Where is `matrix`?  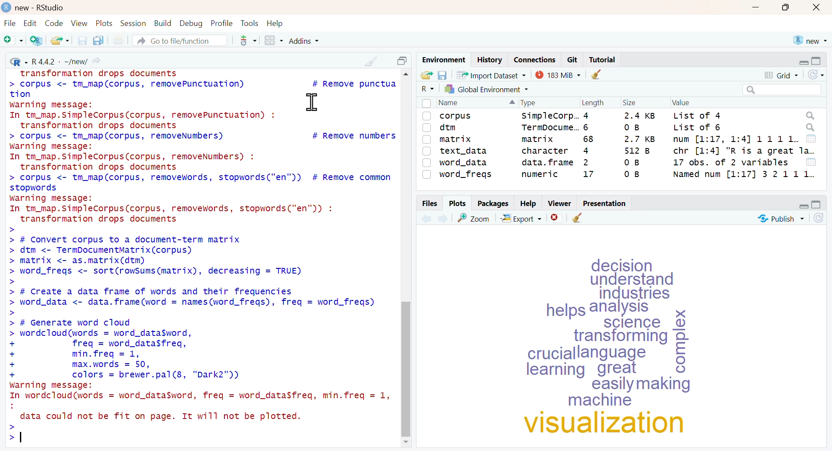 matrix is located at coordinates (457, 140).